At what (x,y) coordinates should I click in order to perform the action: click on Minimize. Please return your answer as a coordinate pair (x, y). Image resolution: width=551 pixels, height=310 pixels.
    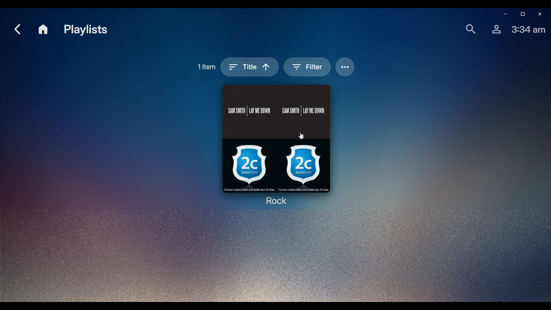
    Looking at the image, I should click on (504, 15).